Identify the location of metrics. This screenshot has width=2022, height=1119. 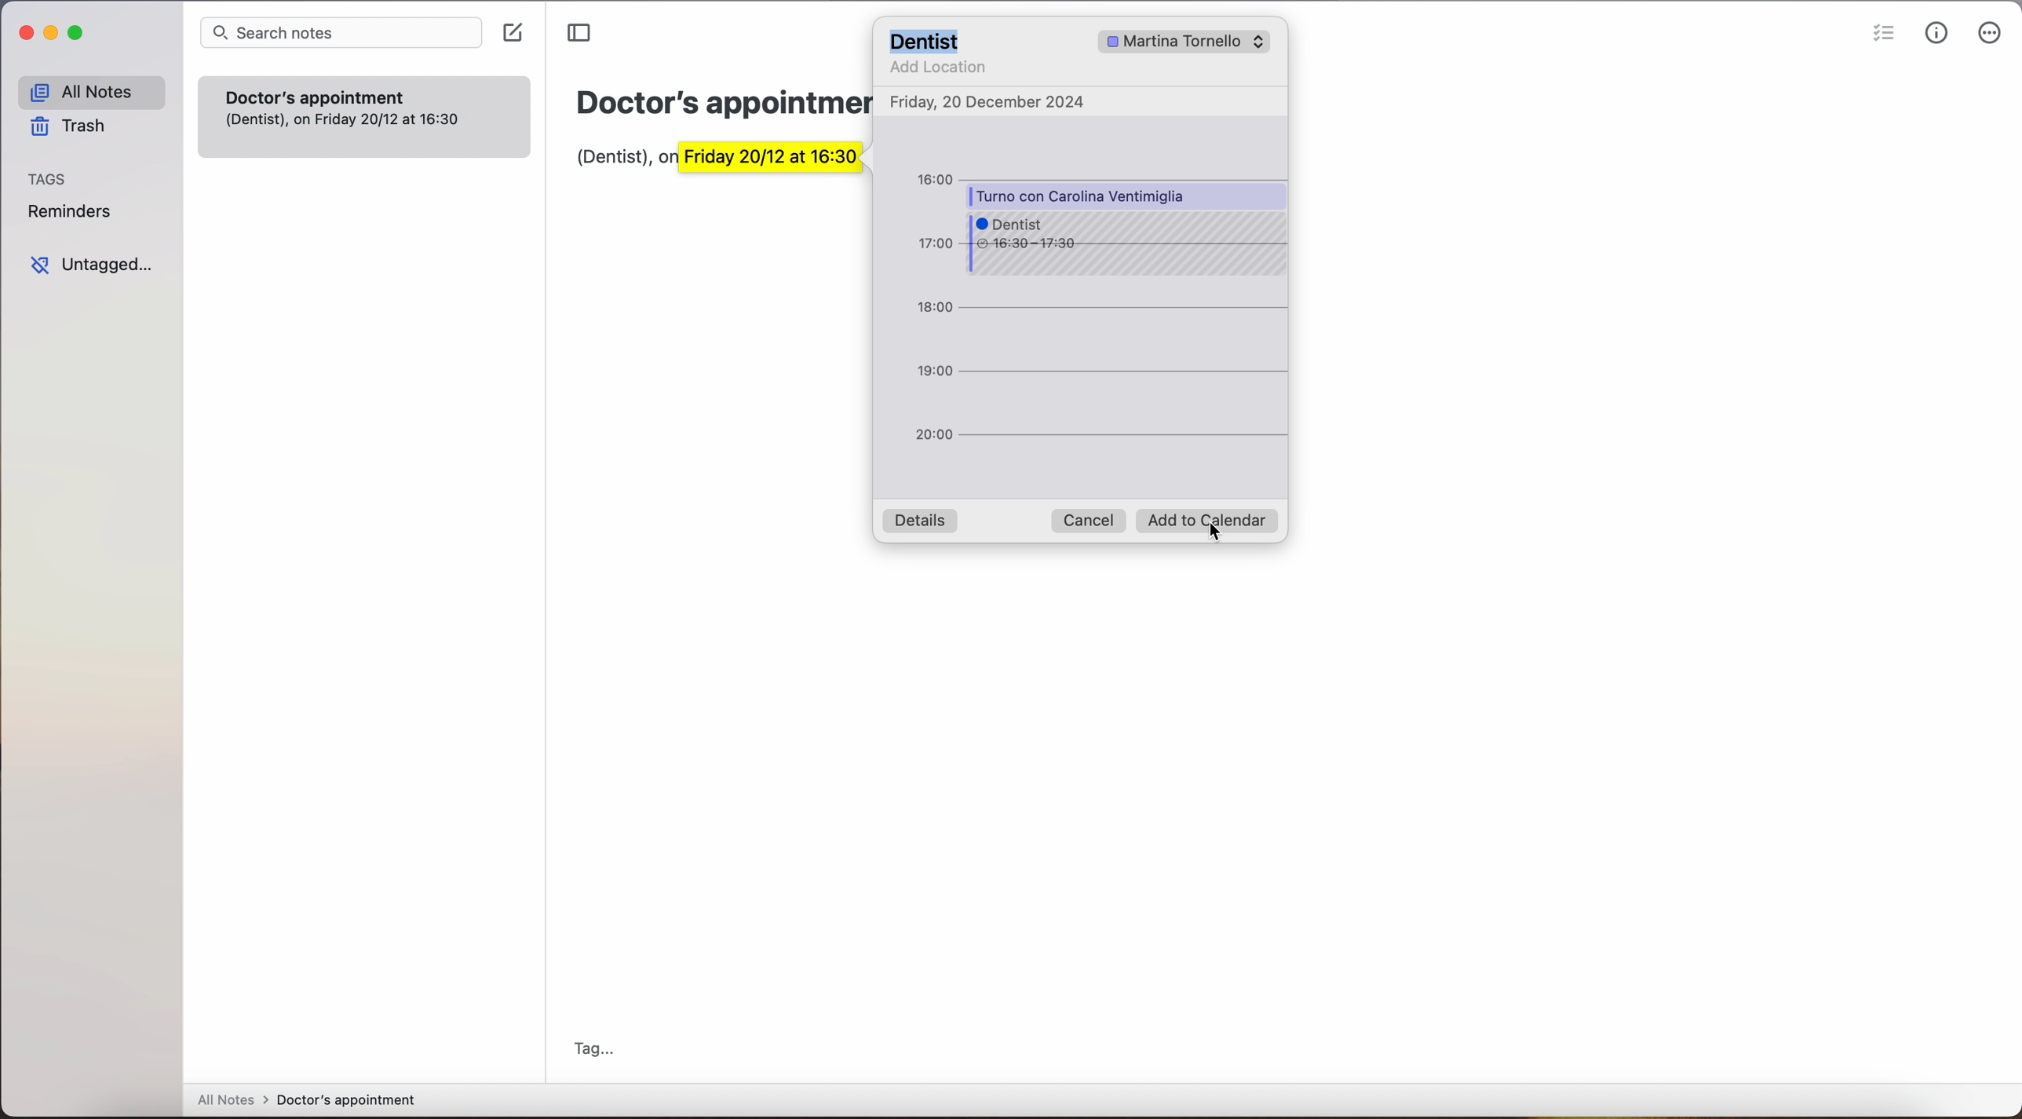
(1936, 36).